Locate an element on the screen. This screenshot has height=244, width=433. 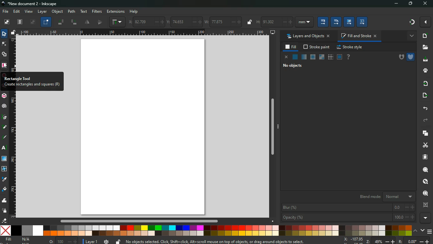
layers is located at coordinates (20, 22).